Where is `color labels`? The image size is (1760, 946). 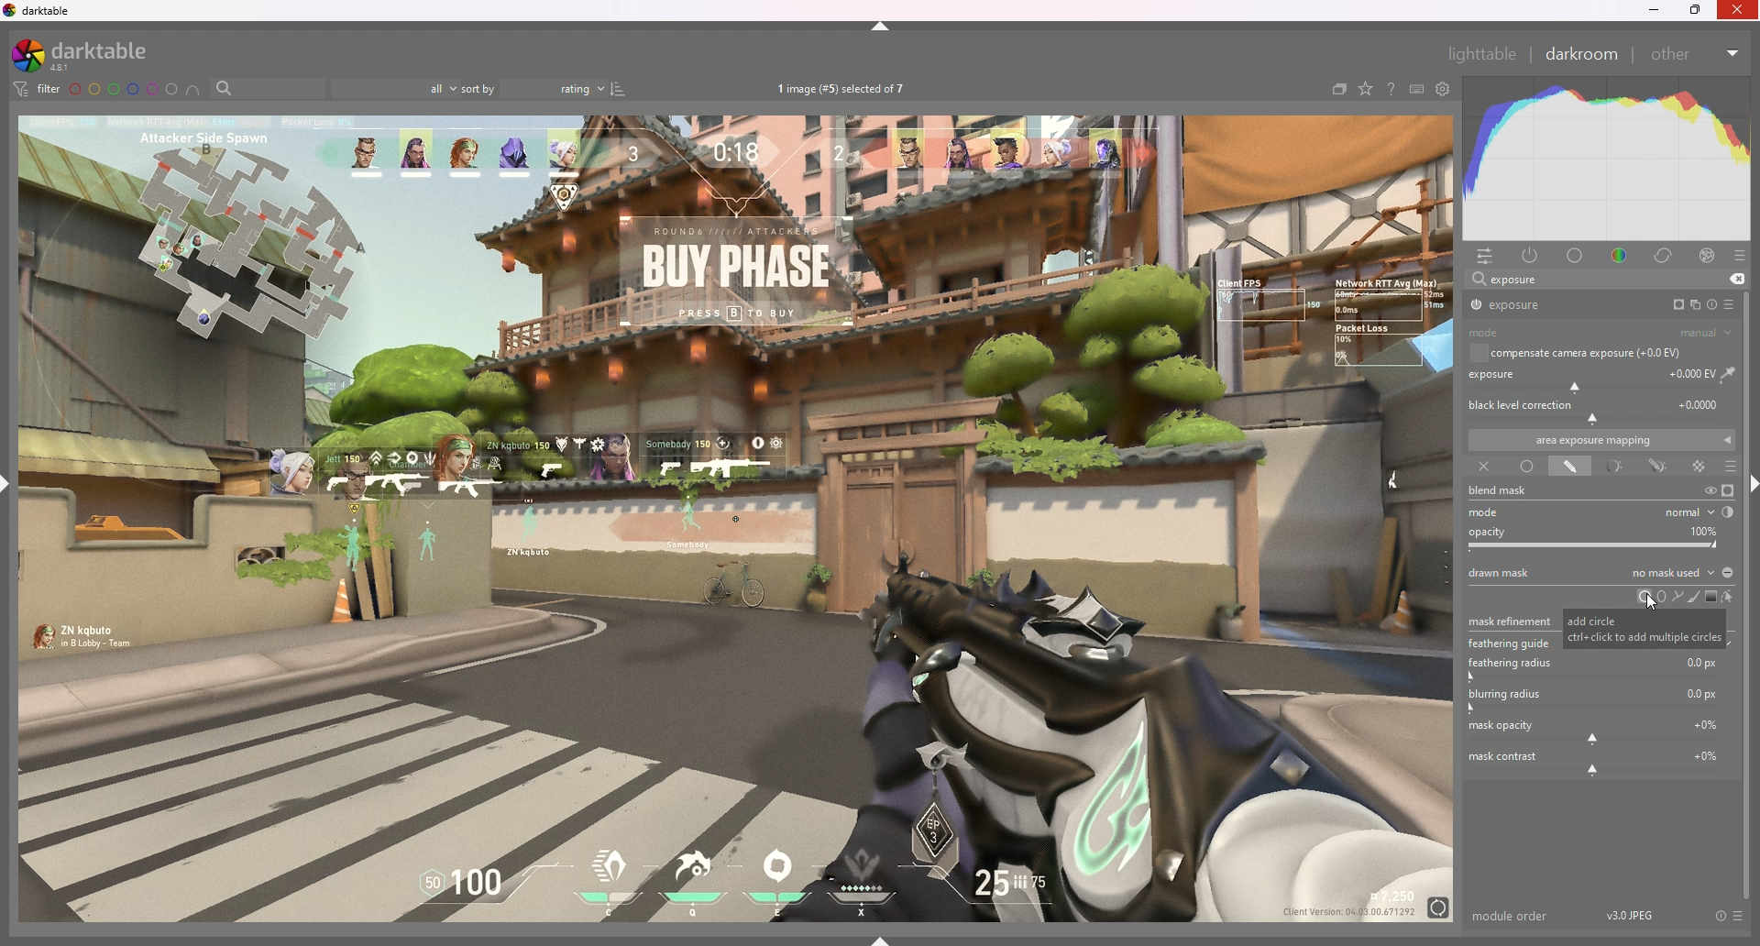
color labels is located at coordinates (124, 90).